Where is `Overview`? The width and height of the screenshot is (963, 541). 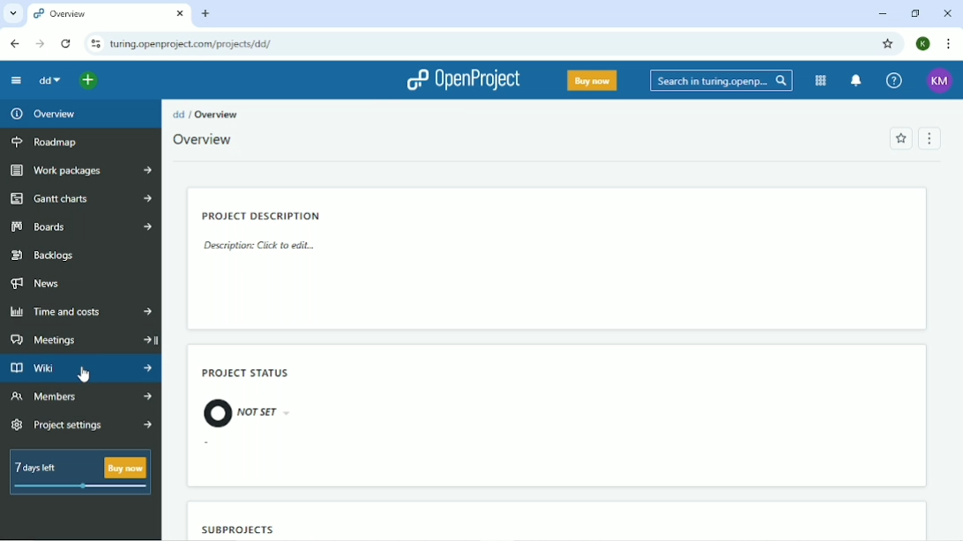
Overview is located at coordinates (220, 114).